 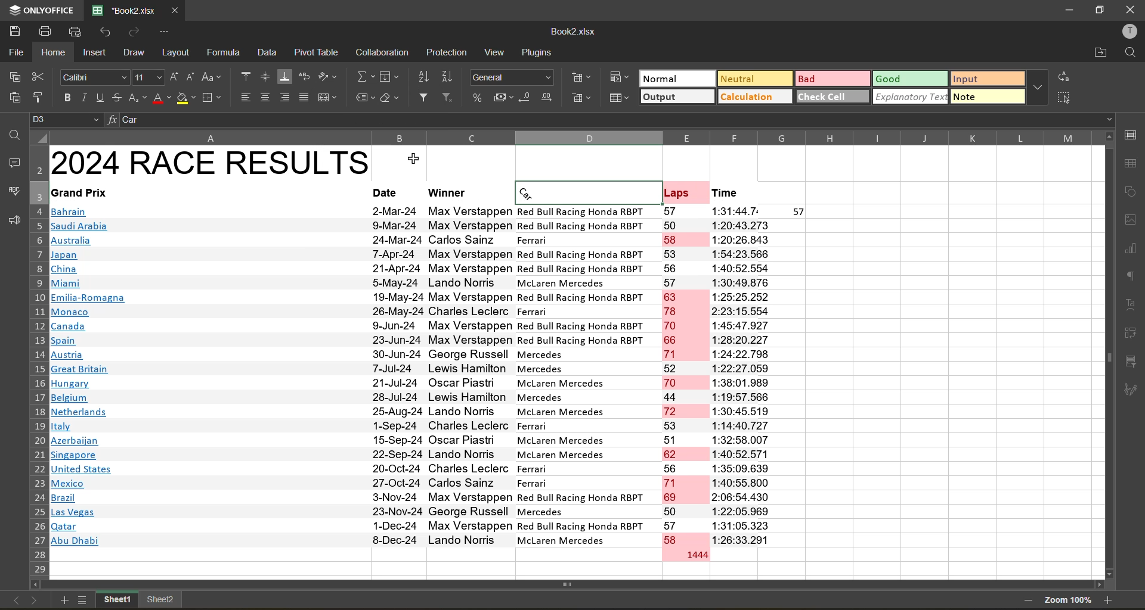 What do you see at coordinates (39, 76) in the screenshot?
I see `cut` at bounding box center [39, 76].